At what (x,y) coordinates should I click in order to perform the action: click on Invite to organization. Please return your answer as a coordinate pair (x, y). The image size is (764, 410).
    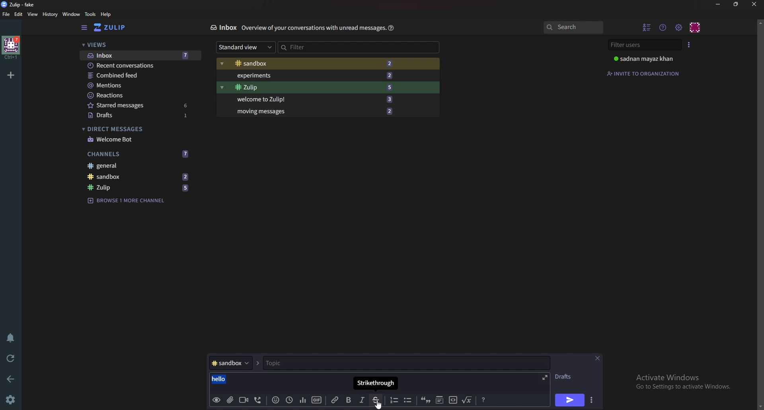
    Looking at the image, I should click on (646, 73).